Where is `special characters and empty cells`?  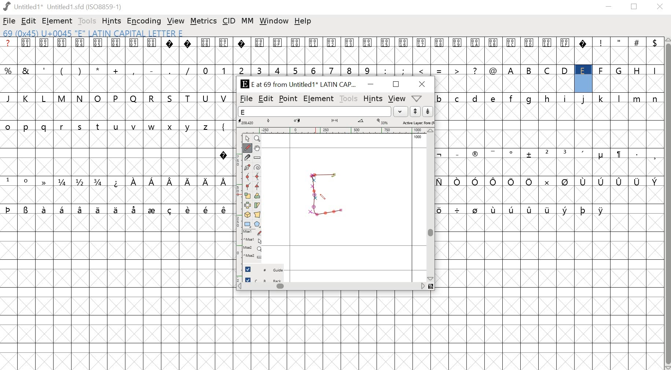 special characters and empty cells is located at coordinates (550, 209).